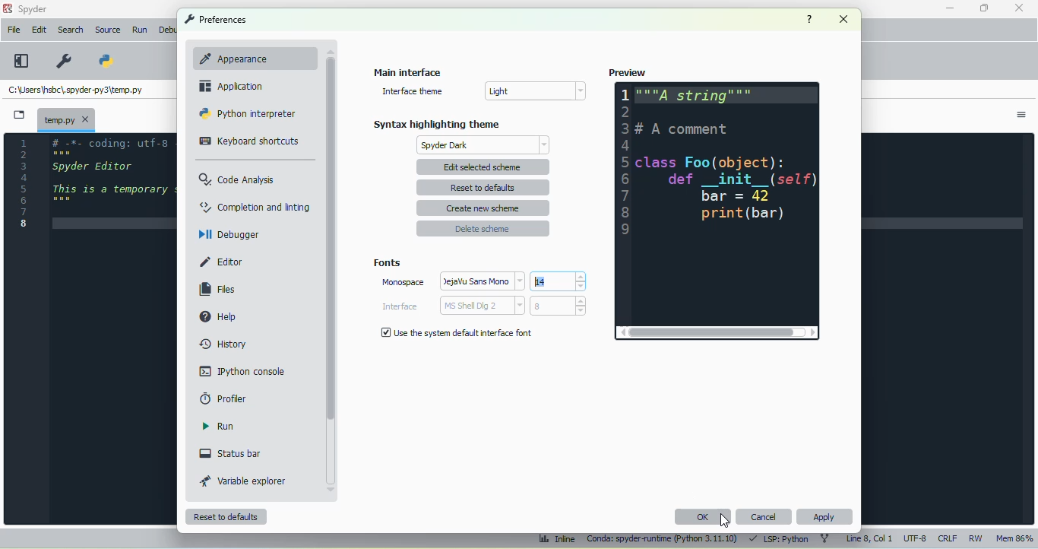 This screenshot has width=1038, height=549. Describe the element at coordinates (812, 335) in the screenshot. I see `Right` at that location.